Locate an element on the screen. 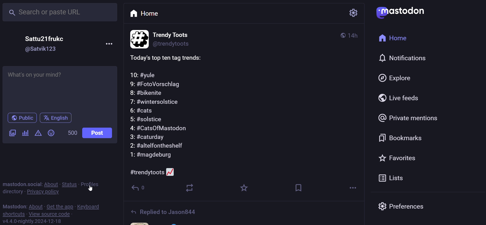  @trendytoots is located at coordinates (175, 44).